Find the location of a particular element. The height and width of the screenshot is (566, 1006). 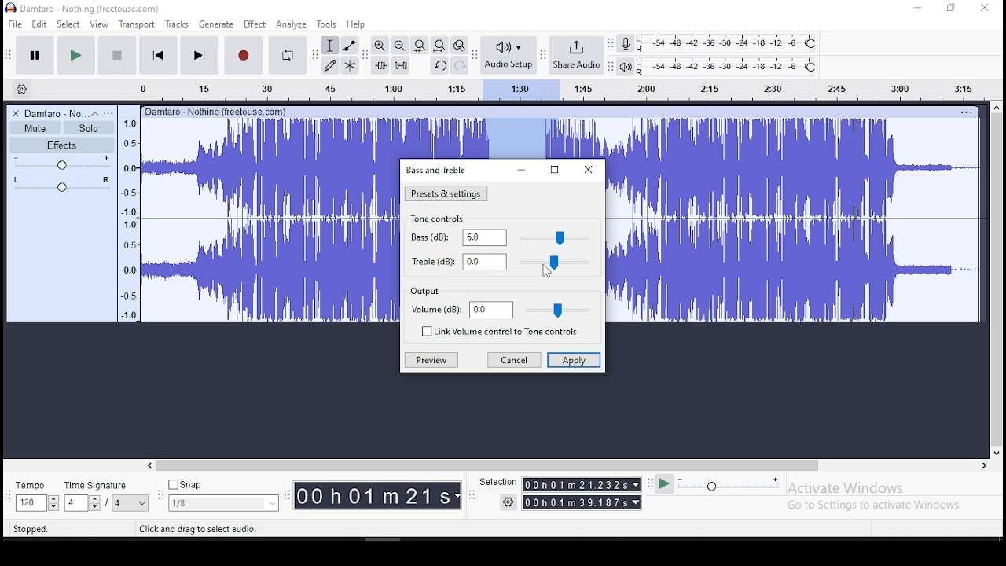

tempo is located at coordinates (35, 487).